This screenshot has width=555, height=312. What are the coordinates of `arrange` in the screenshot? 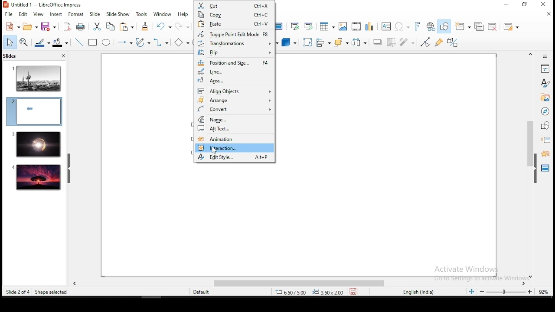 It's located at (340, 43).